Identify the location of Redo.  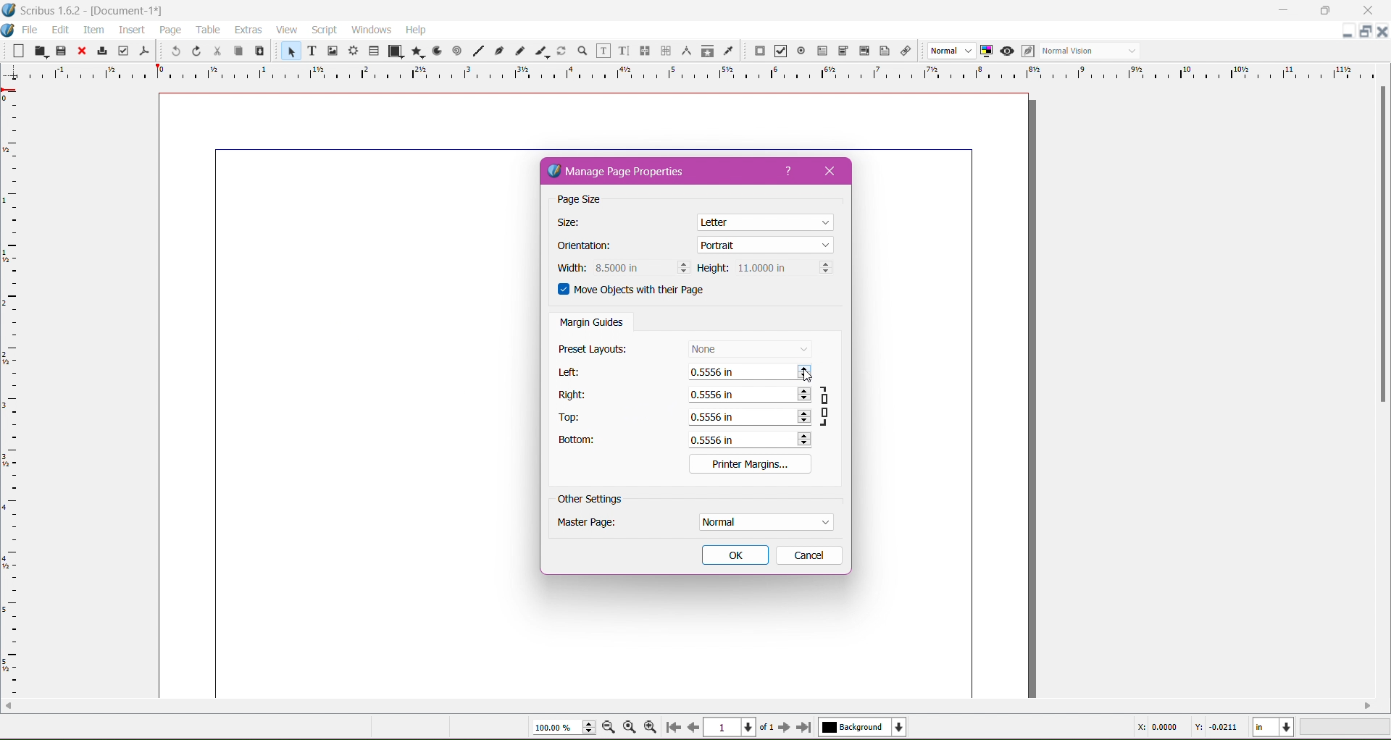
(196, 51).